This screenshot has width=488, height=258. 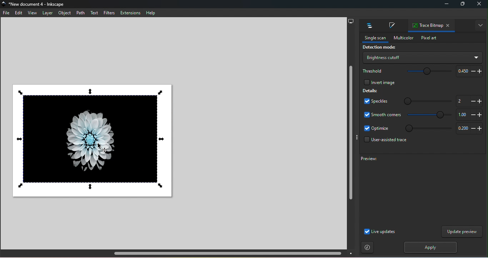 What do you see at coordinates (468, 71) in the screenshot?
I see `Increase or decrease threshold` at bounding box center [468, 71].